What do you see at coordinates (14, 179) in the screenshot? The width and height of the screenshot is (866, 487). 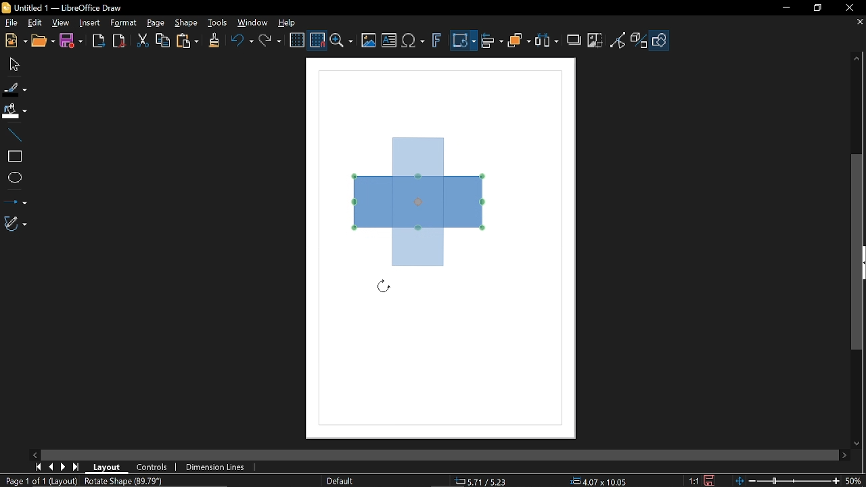 I see `Ellipse` at bounding box center [14, 179].